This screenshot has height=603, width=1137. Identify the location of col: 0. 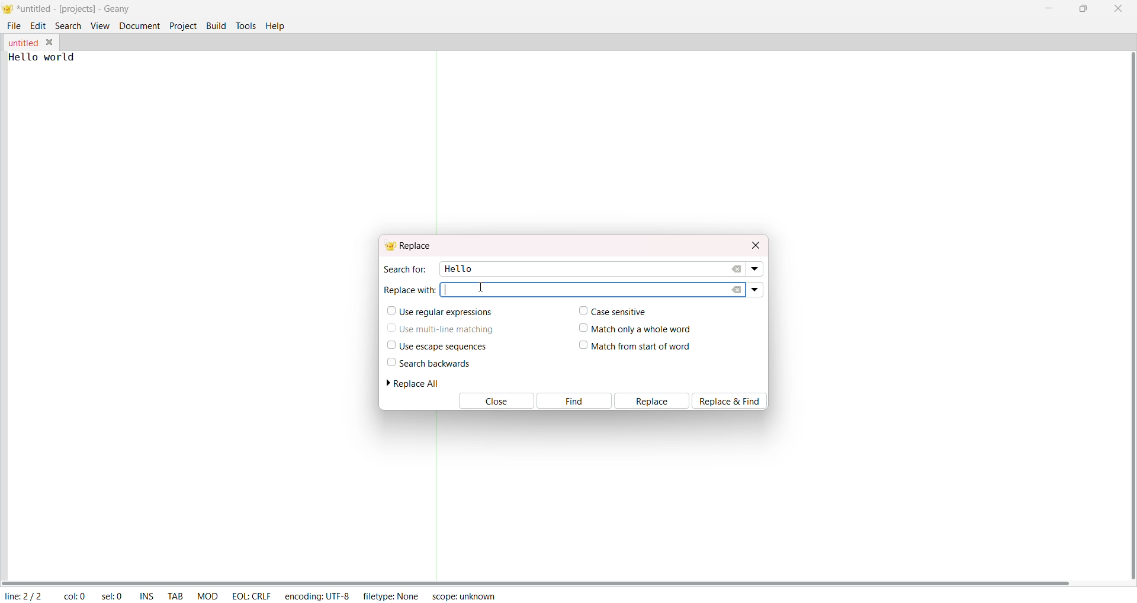
(74, 596).